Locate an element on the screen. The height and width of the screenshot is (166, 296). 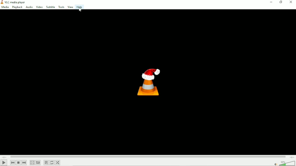
Toggle between loop all, loop one and no loop is located at coordinates (52, 162).